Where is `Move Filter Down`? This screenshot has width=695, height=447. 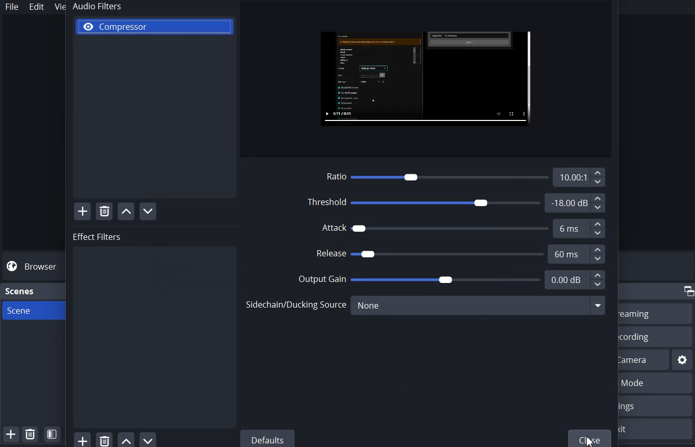
Move Filter Down is located at coordinates (149, 211).